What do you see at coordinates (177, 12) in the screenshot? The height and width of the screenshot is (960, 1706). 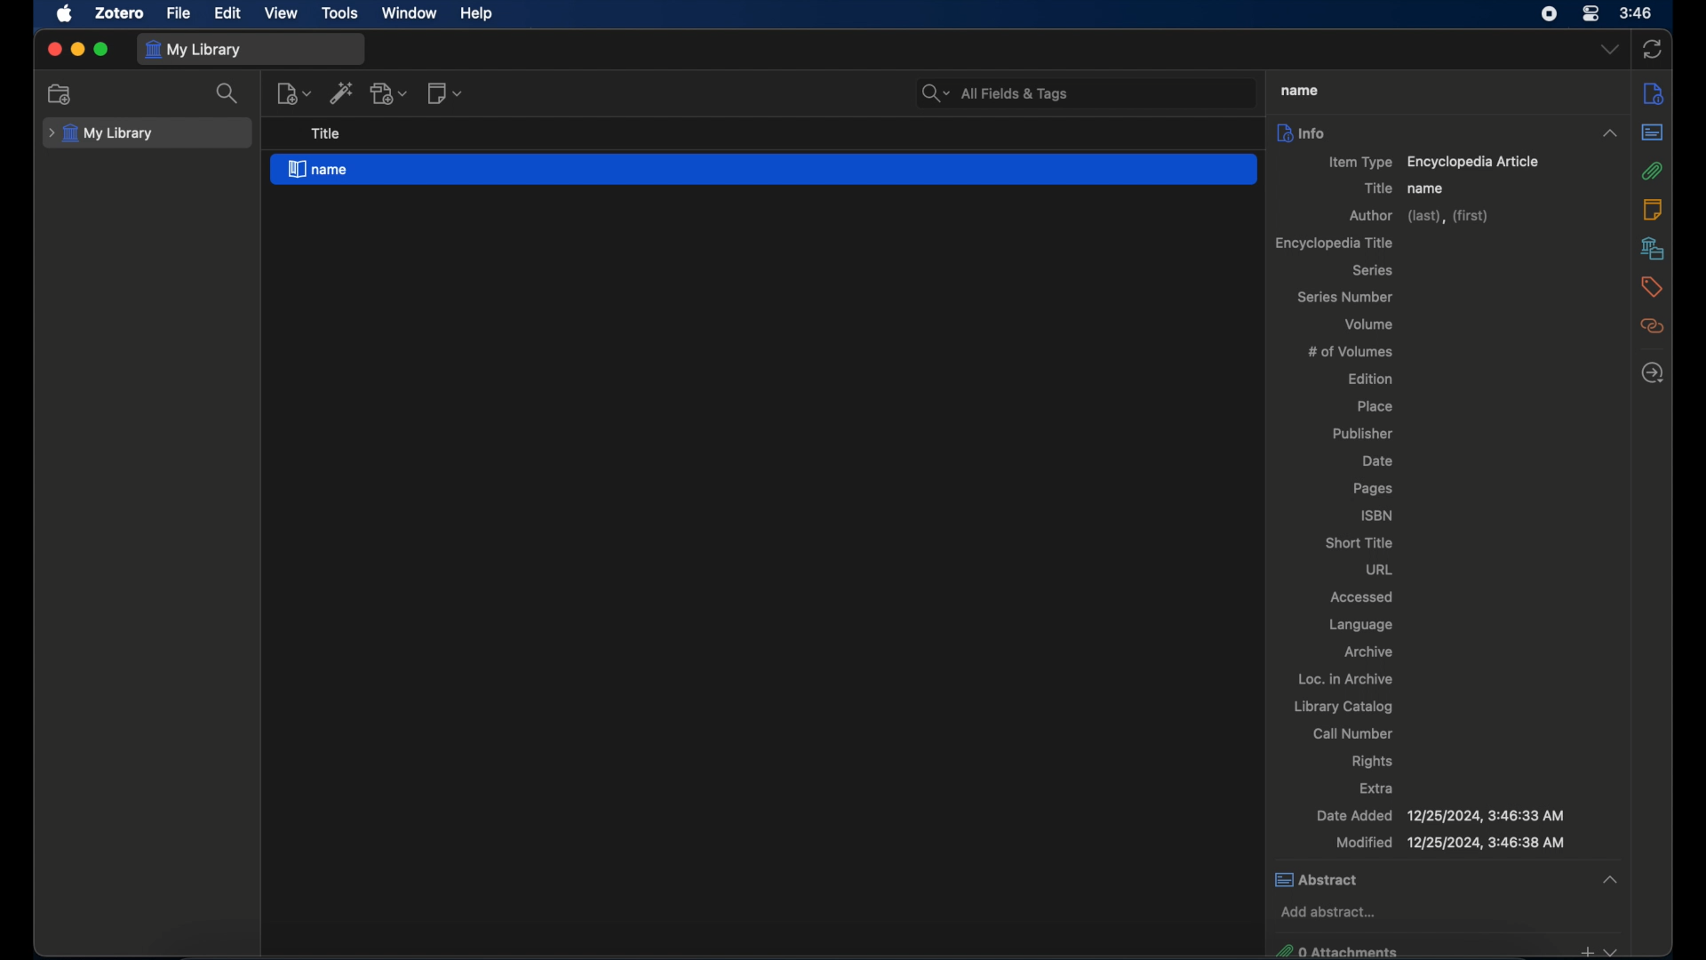 I see `file` at bounding box center [177, 12].